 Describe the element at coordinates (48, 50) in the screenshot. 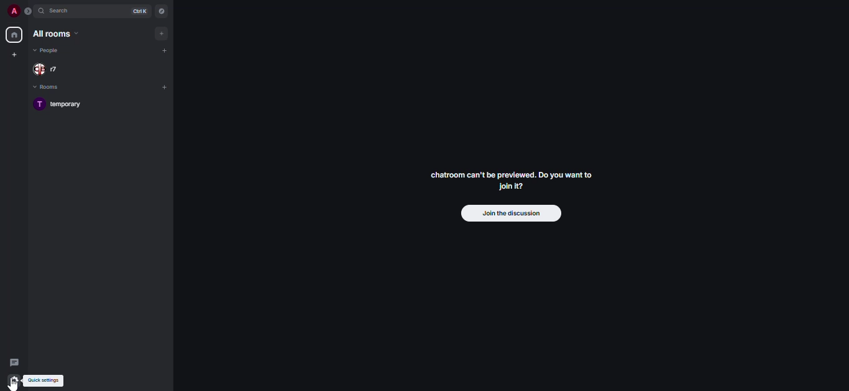

I see `people` at that location.